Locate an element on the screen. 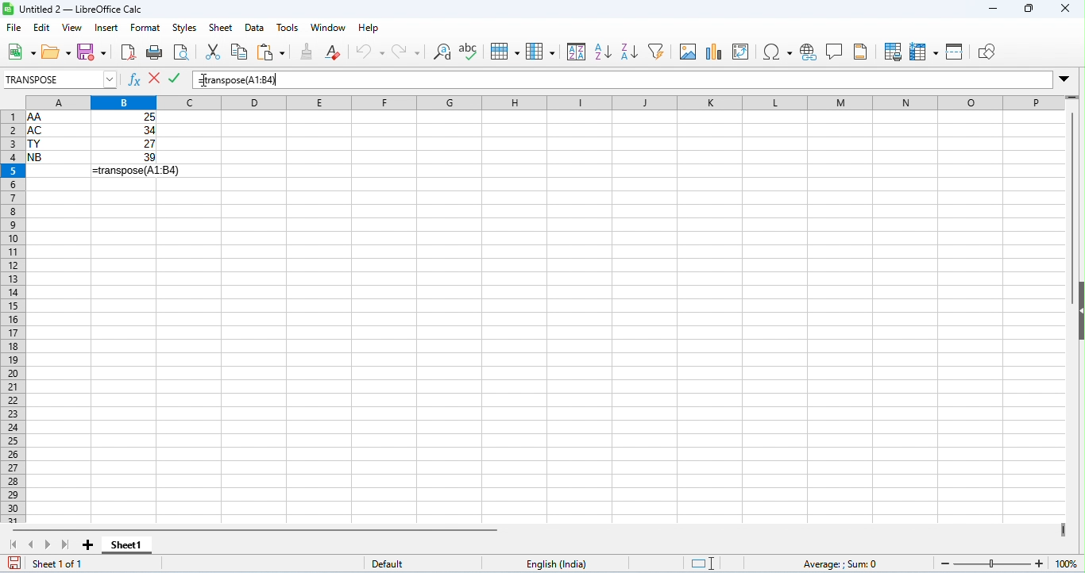  show draw functions is located at coordinates (987, 52).